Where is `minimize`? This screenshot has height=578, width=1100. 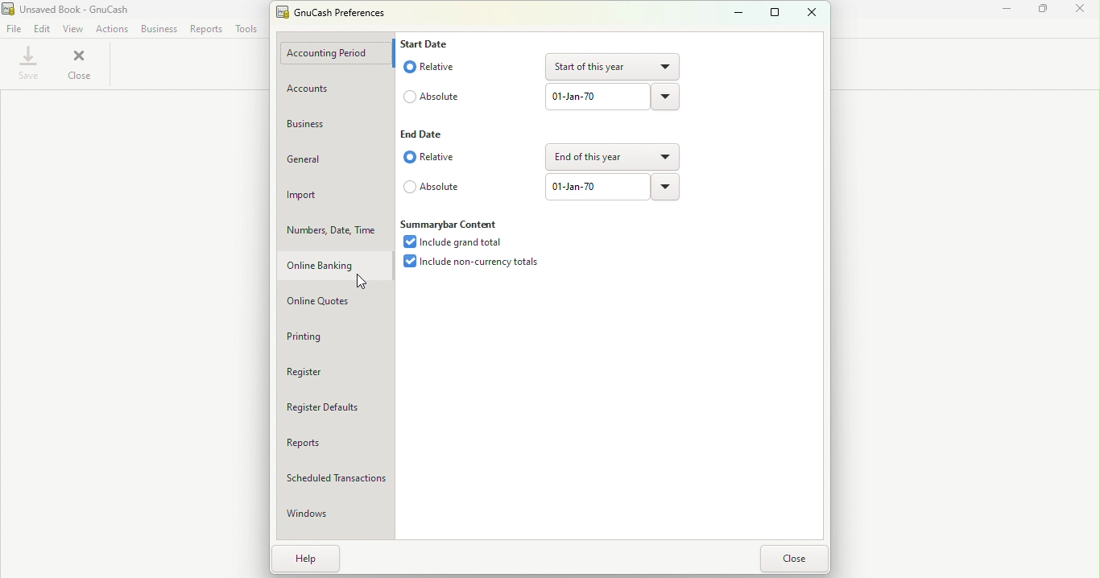
minimize is located at coordinates (740, 14).